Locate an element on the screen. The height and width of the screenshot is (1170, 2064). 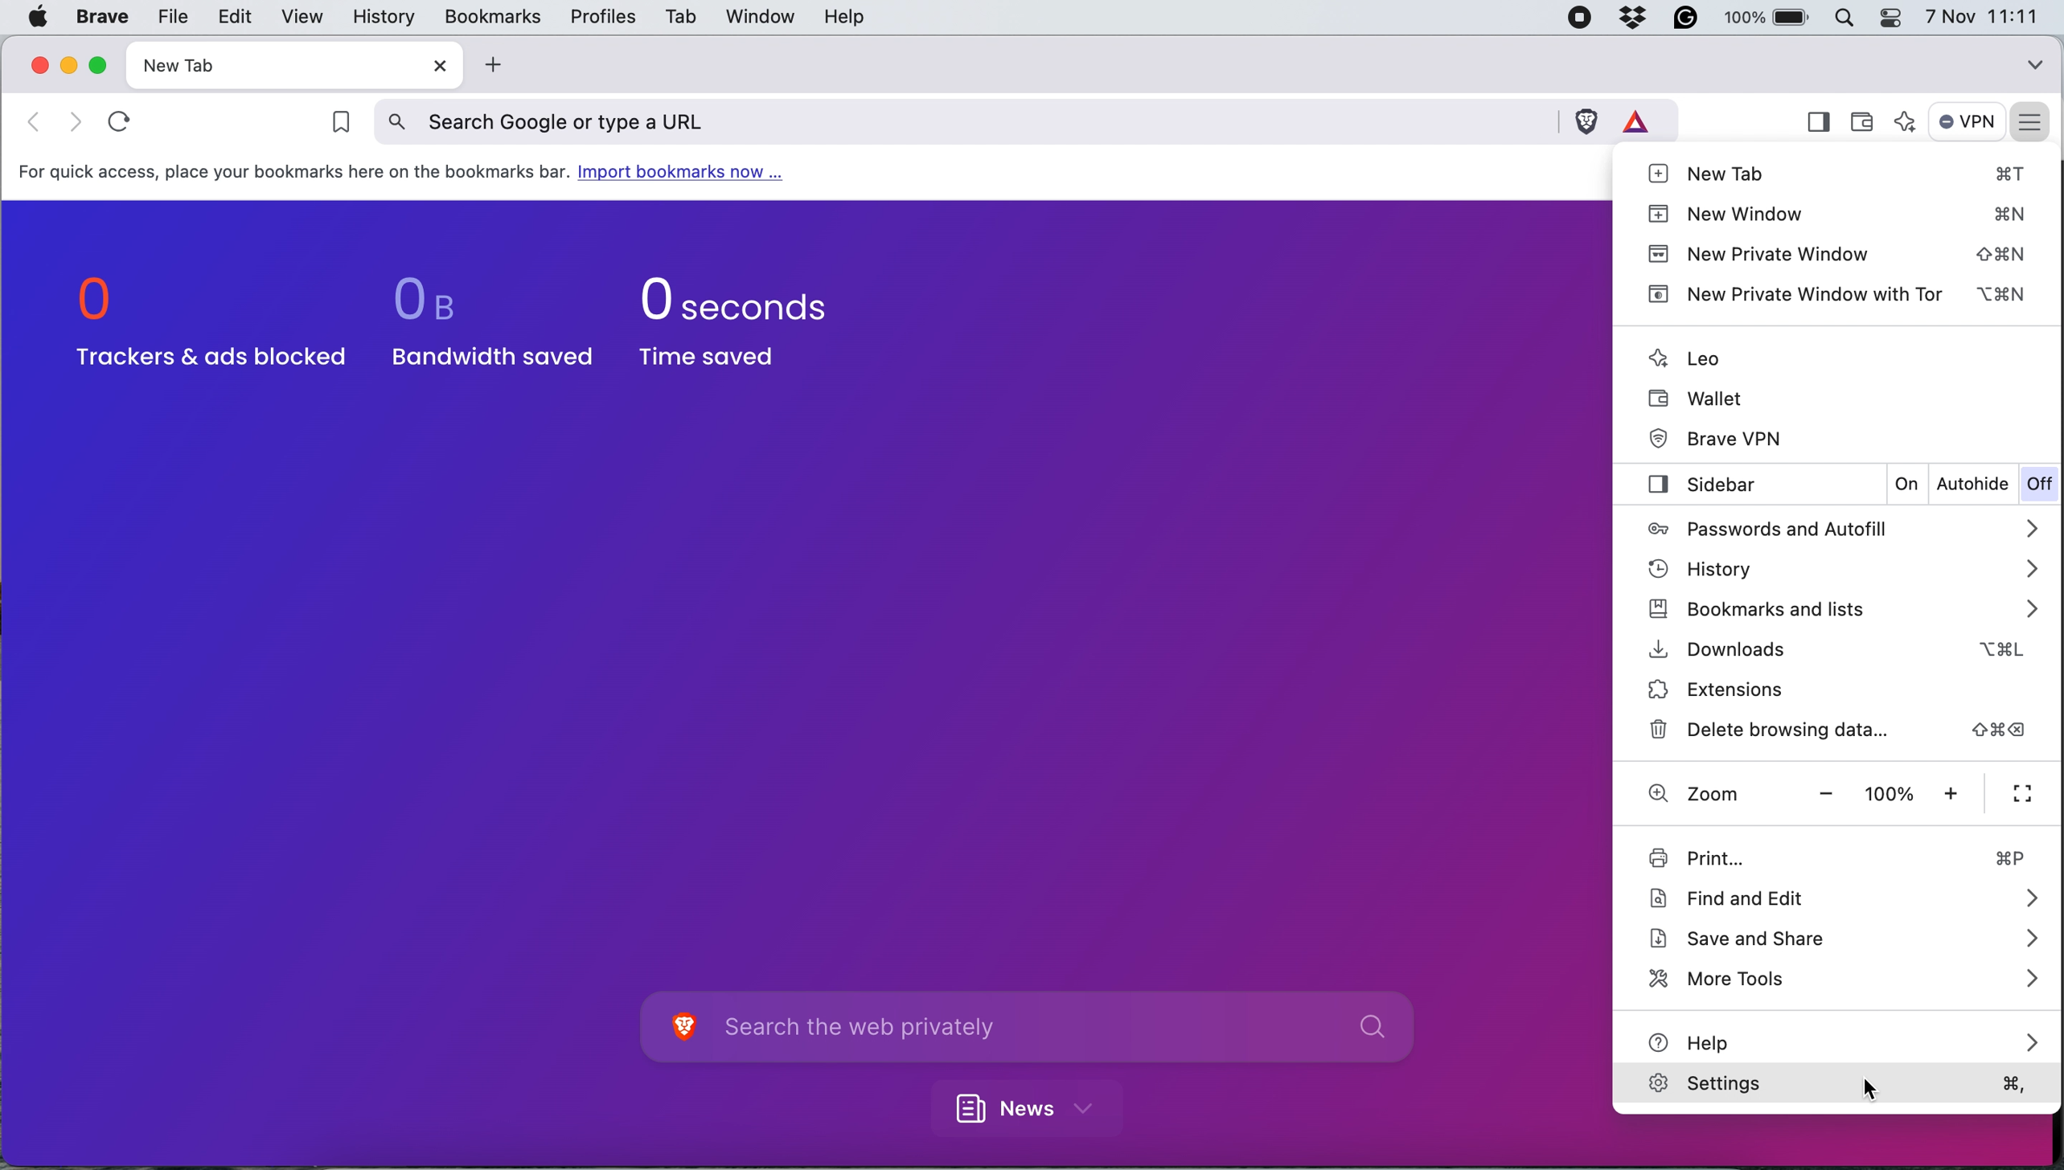
cursor is located at coordinates (1870, 1089).